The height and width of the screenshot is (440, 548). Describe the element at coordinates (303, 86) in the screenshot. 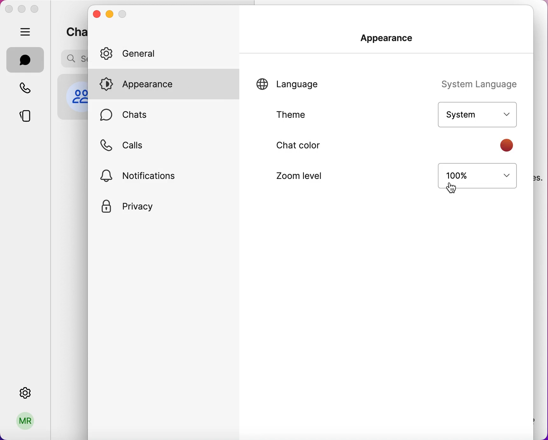

I see `language` at that location.